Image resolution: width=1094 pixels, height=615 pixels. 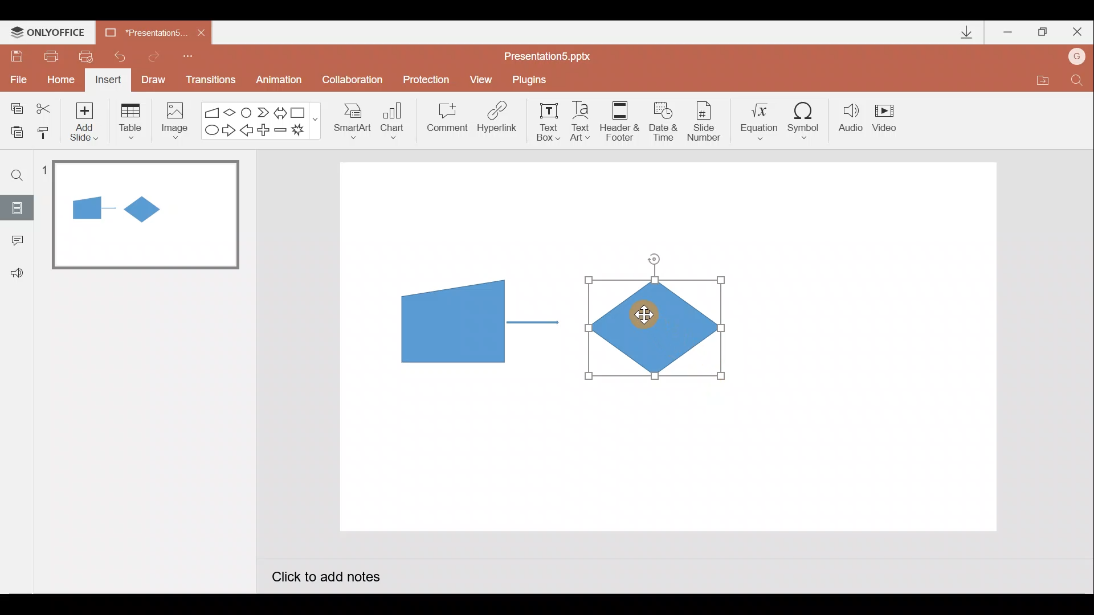 What do you see at coordinates (14, 131) in the screenshot?
I see `Paste` at bounding box center [14, 131].